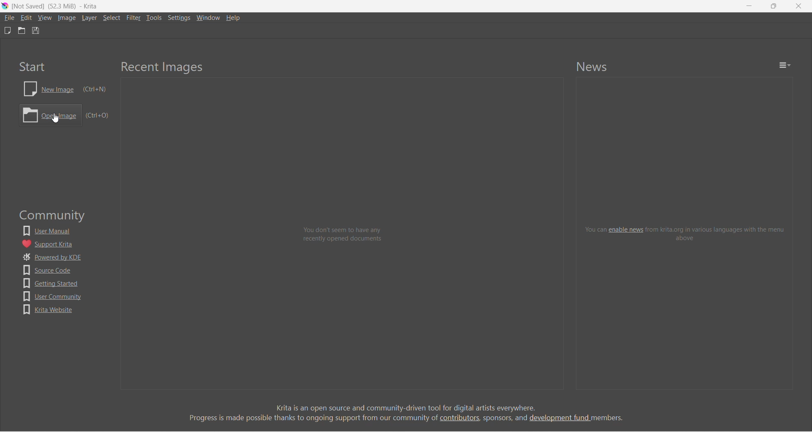 The width and height of the screenshot is (812, 432). I want to click on help, so click(234, 18).